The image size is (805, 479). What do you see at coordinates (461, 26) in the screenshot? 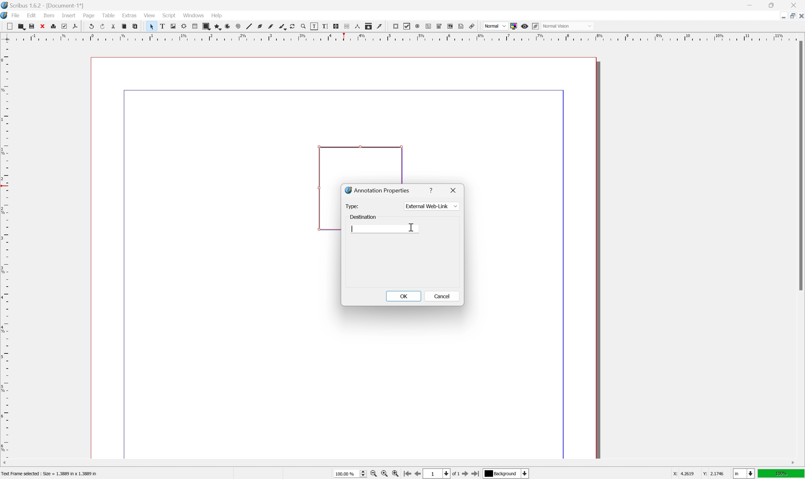
I see `text annotation` at bounding box center [461, 26].